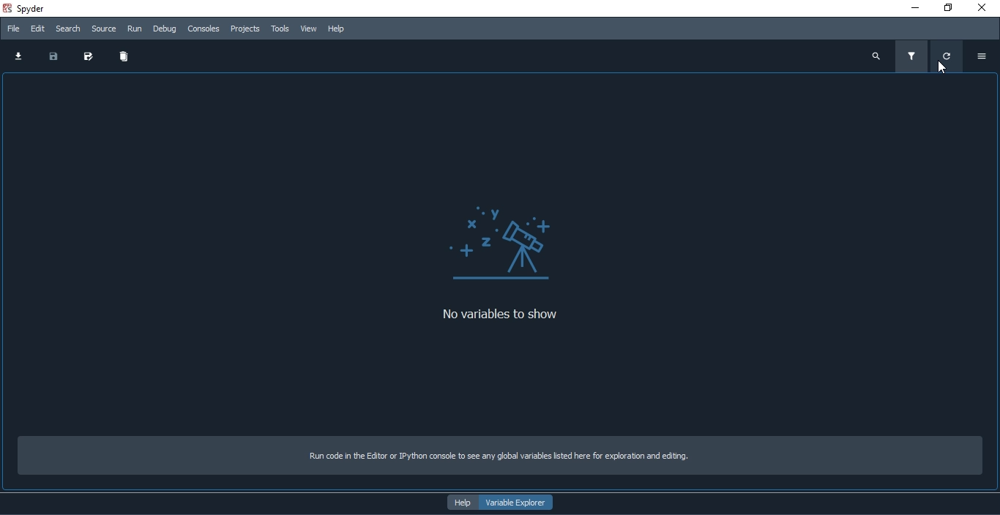 This screenshot has width=1000, height=515. I want to click on minimize, so click(917, 9).